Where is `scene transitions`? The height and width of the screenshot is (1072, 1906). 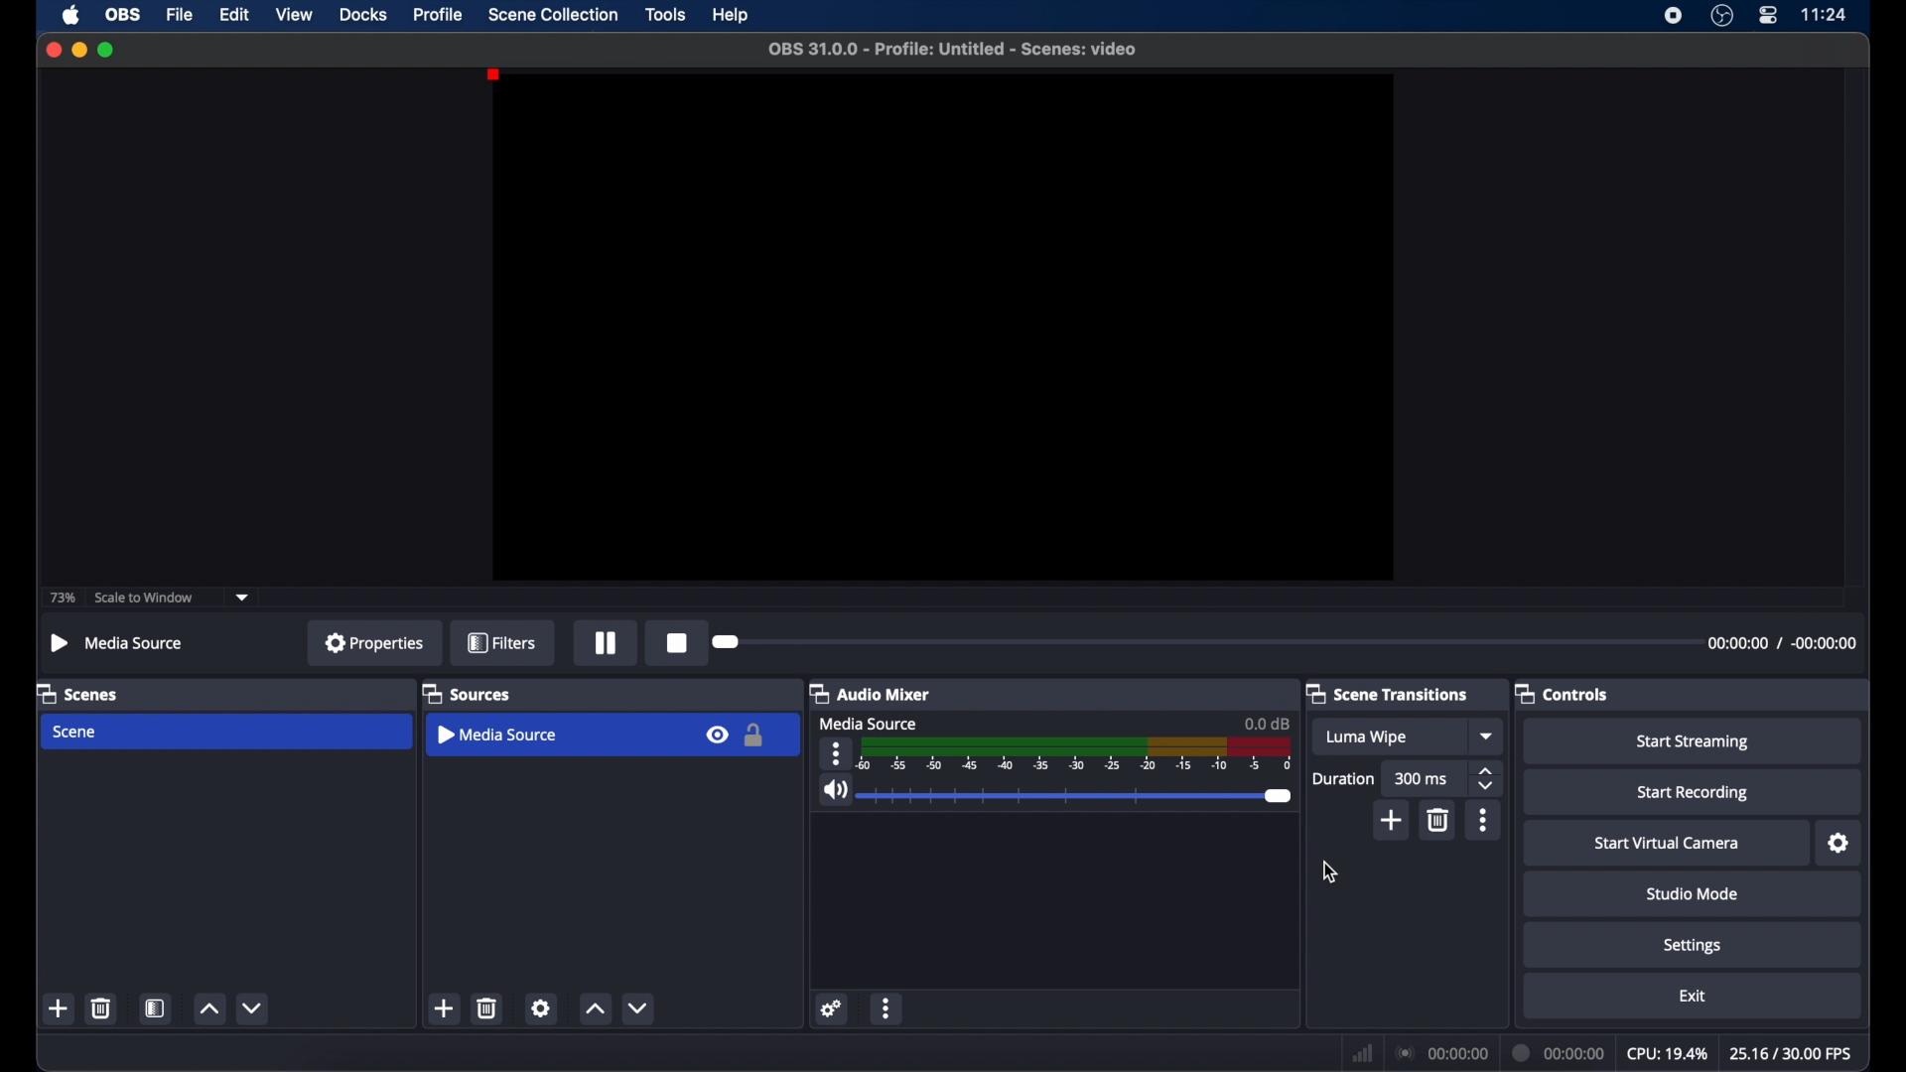
scene transitions is located at coordinates (1388, 693).